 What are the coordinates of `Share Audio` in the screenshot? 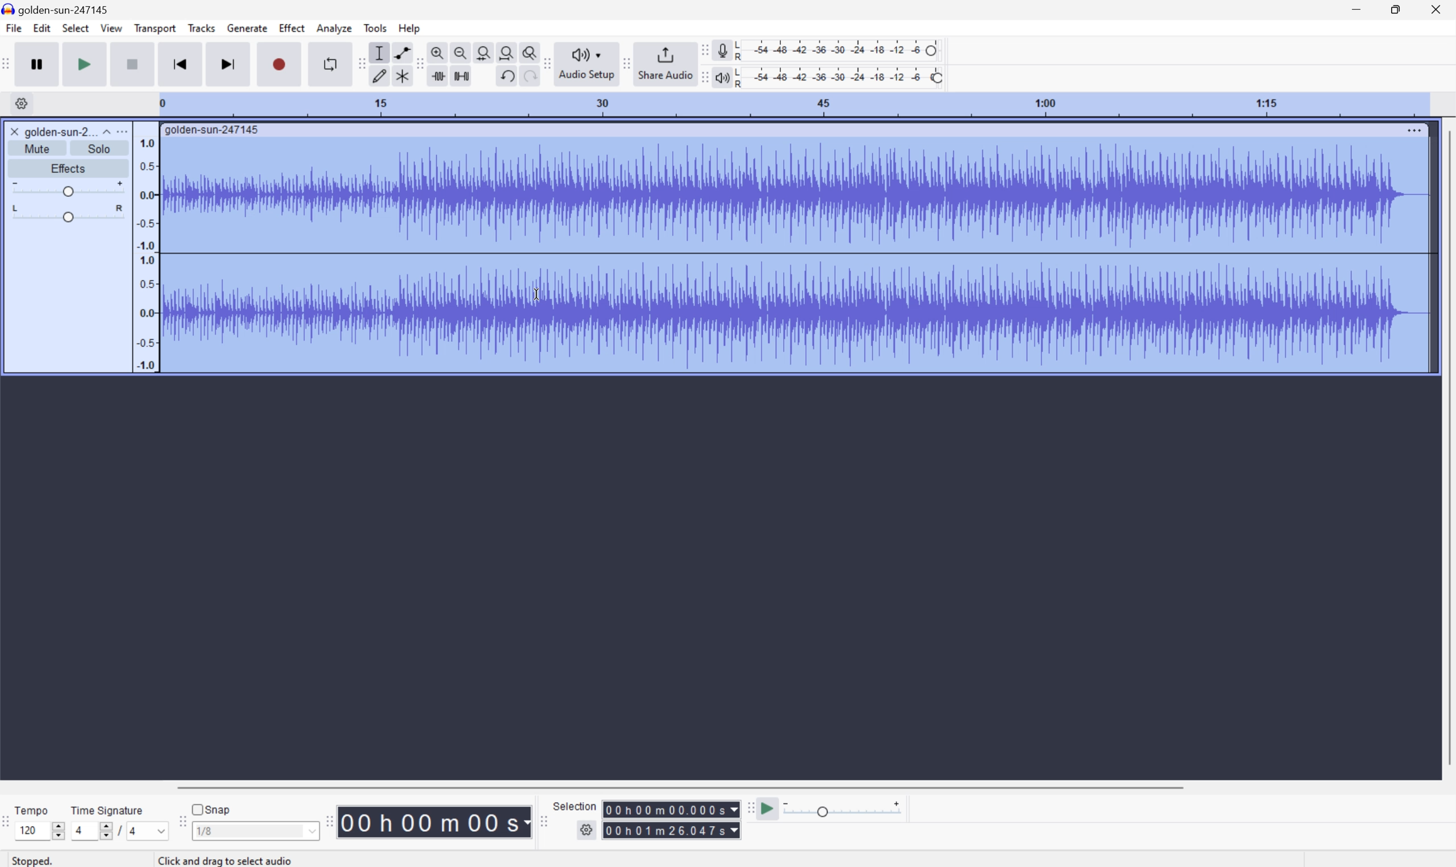 It's located at (665, 63).